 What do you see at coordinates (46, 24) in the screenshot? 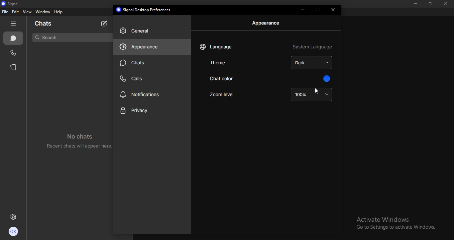
I see `chats` at bounding box center [46, 24].